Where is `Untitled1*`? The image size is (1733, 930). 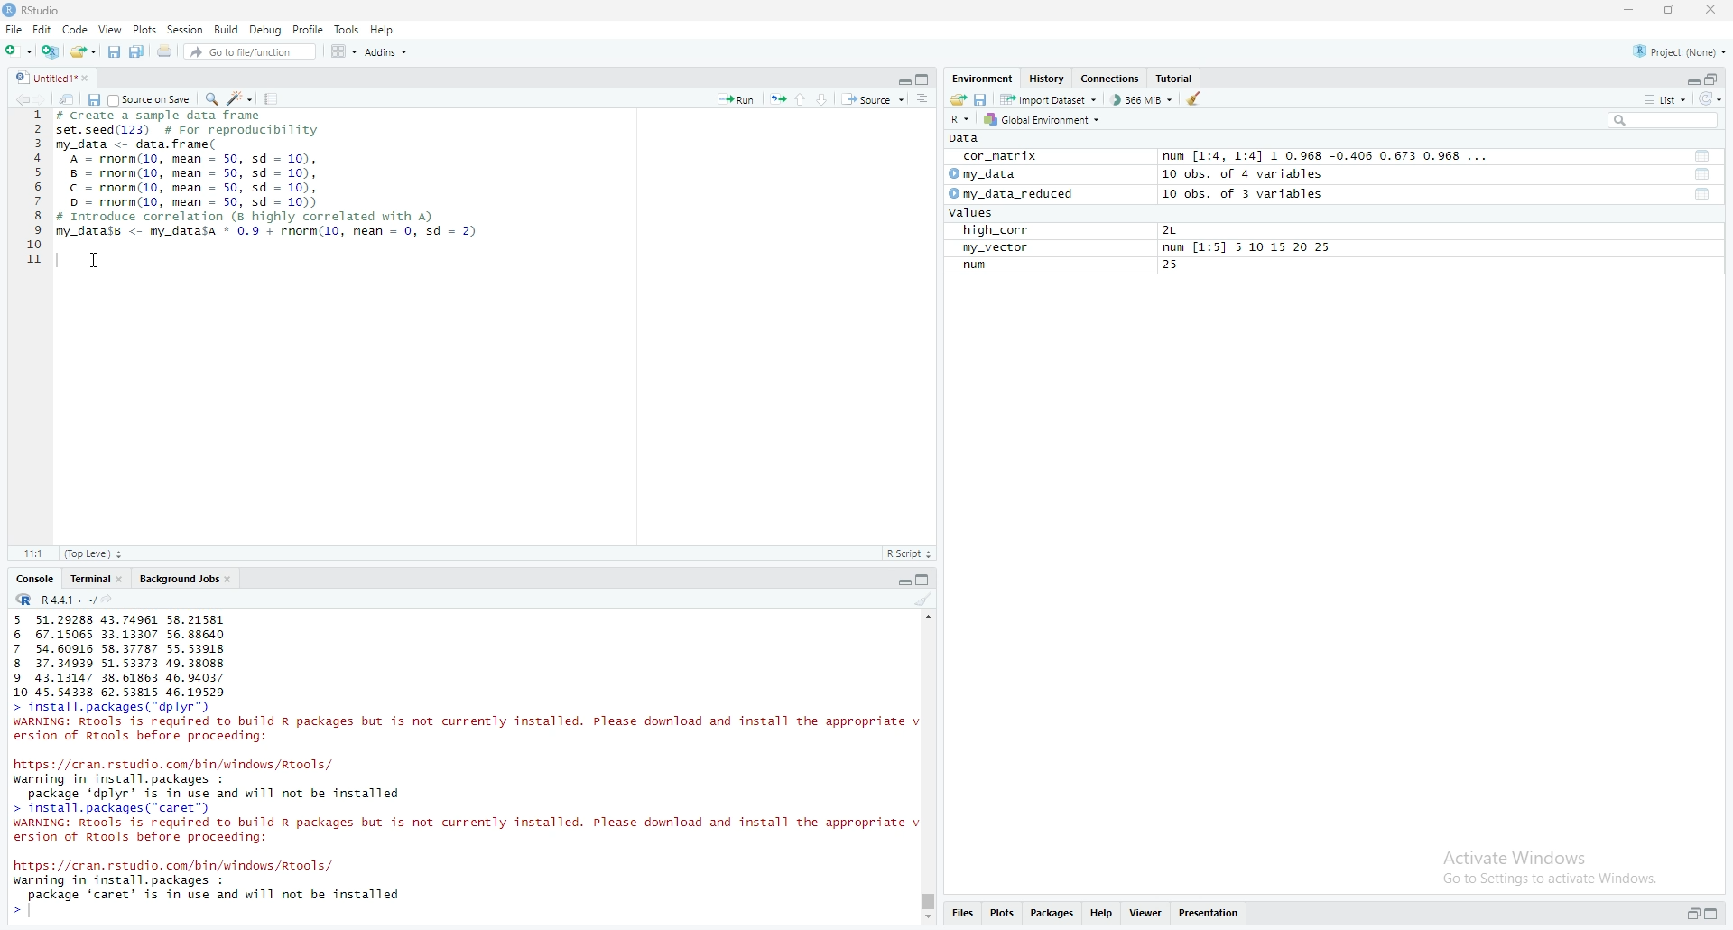 Untitled1* is located at coordinates (45, 78).